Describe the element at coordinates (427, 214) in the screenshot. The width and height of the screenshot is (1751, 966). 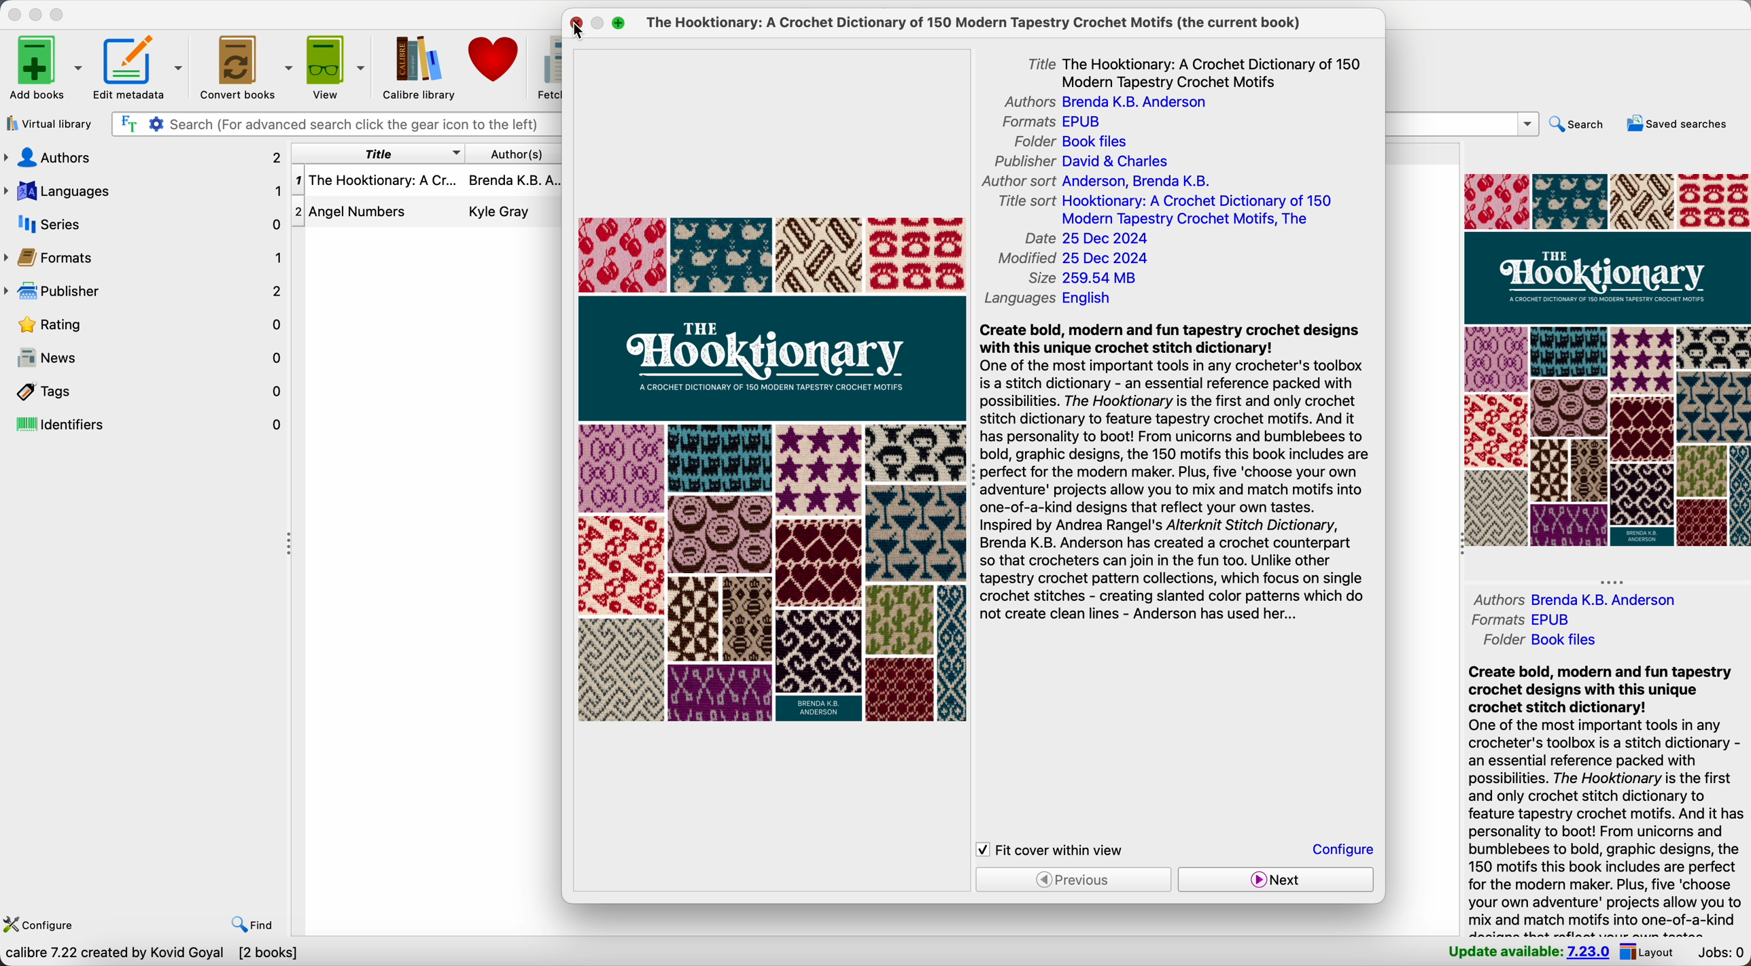
I see `Angel numbers book details` at that location.